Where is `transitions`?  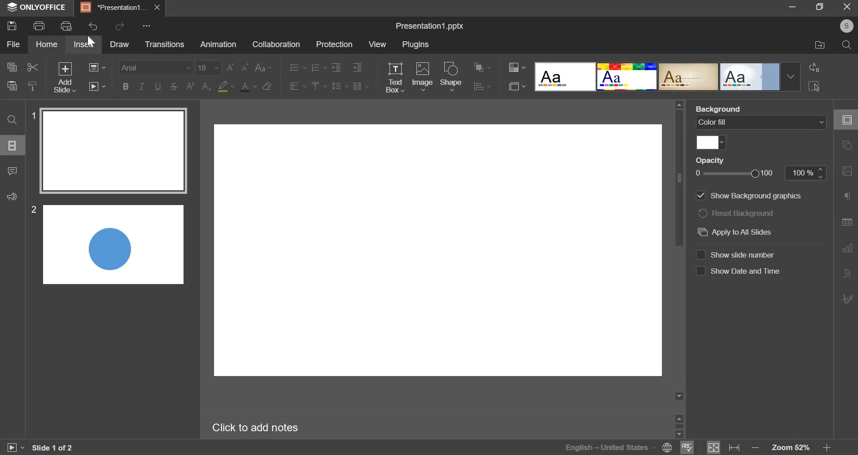
transitions is located at coordinates (163, 44).